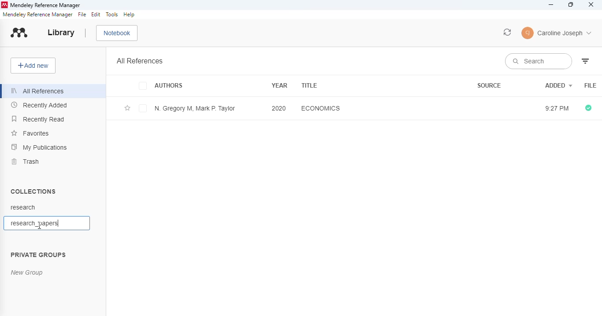 This screenshot has width=602, height=316. What do you see at coordinates (45, 5) in the screenshot?
I see `mendeley reference manager` at bounding box center [45, 5].